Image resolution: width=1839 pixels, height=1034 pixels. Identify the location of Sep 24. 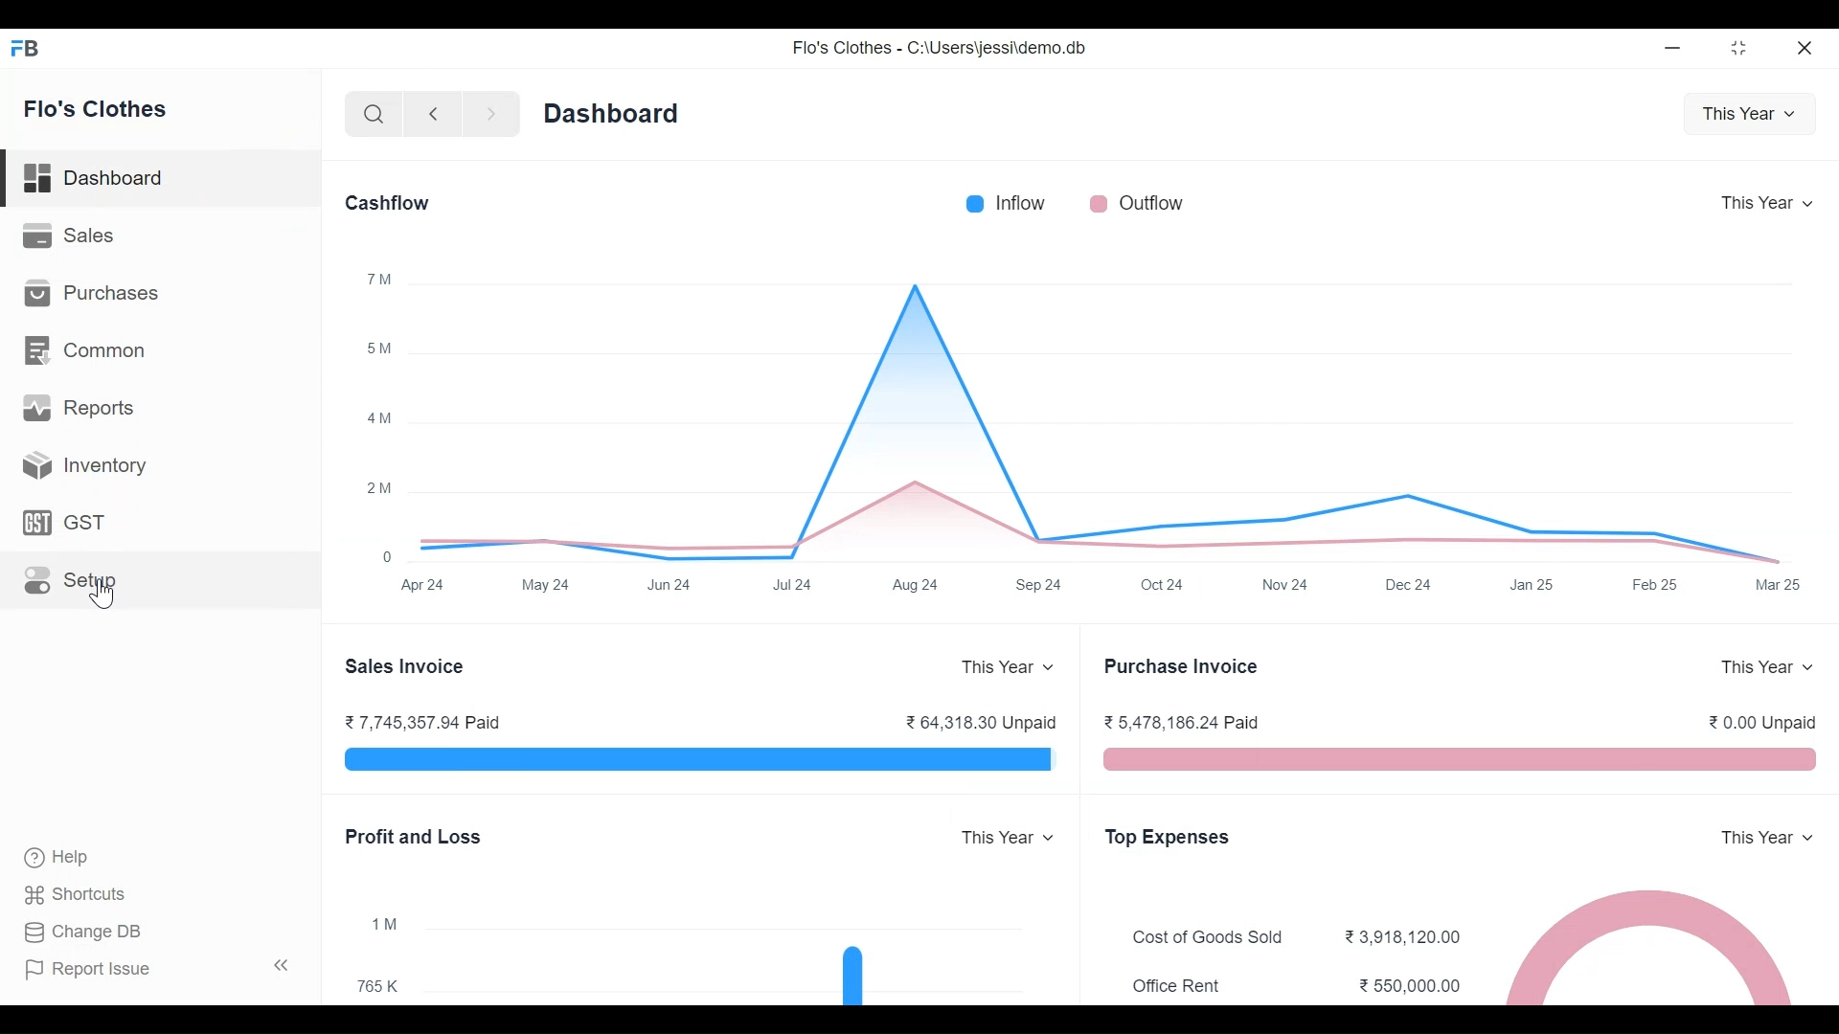
(1047, 587).